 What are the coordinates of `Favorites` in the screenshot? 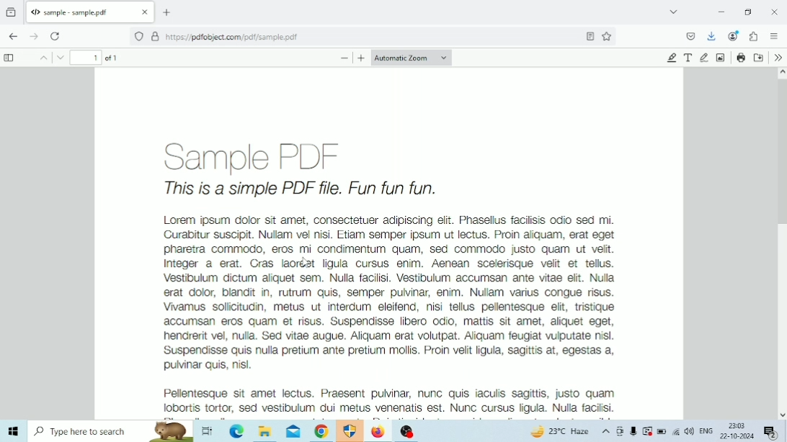 It's located at (607, 36).